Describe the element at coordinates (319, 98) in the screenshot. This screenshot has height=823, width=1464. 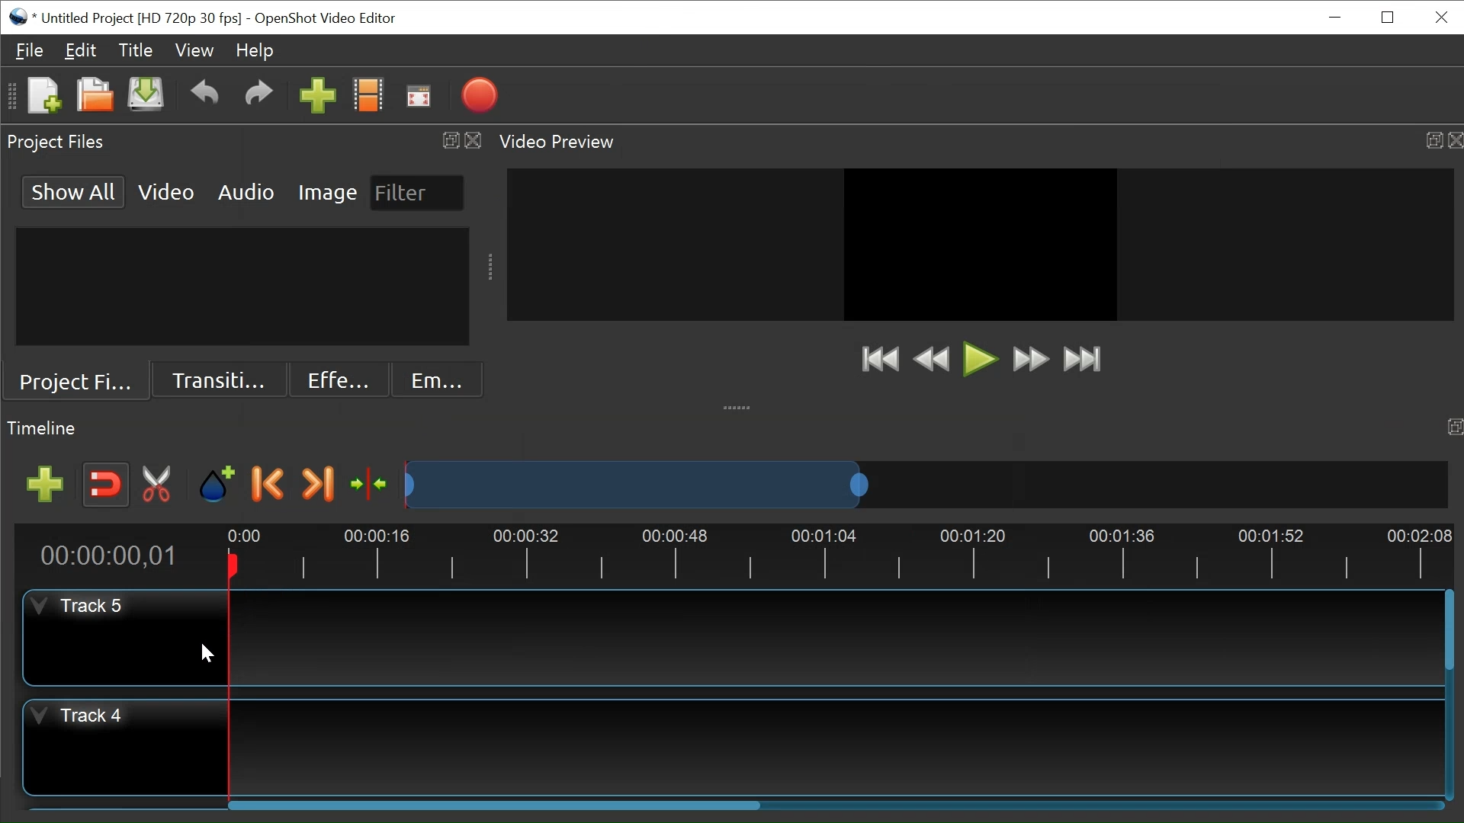
I see `Import Files` at that location.